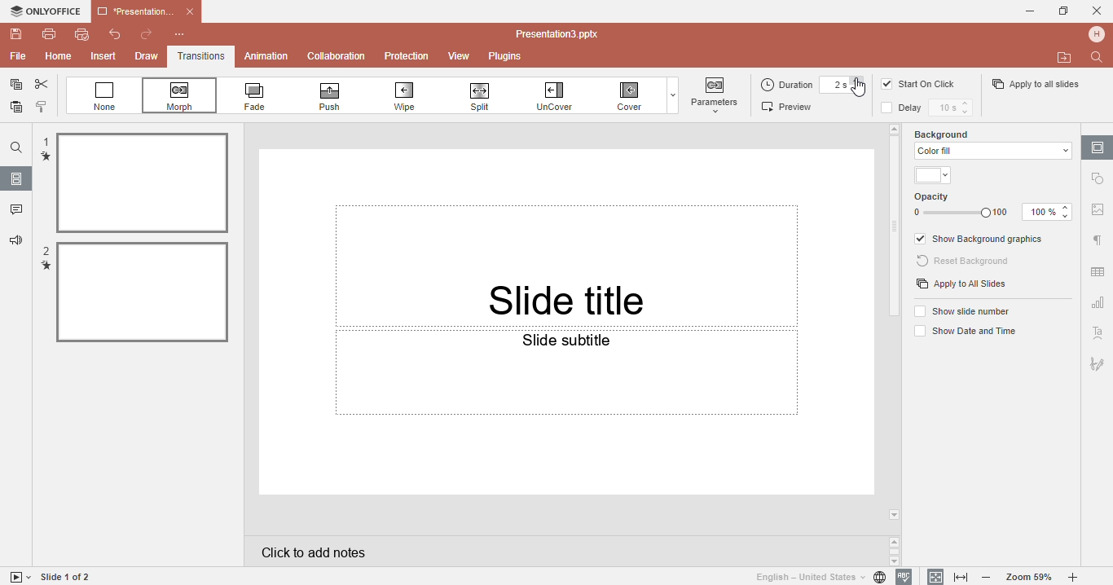 This screenshot has width=1113, height=585. Describe the element at coordinates (17, 577) in the screenshot. I see `Start slide show` at that location.